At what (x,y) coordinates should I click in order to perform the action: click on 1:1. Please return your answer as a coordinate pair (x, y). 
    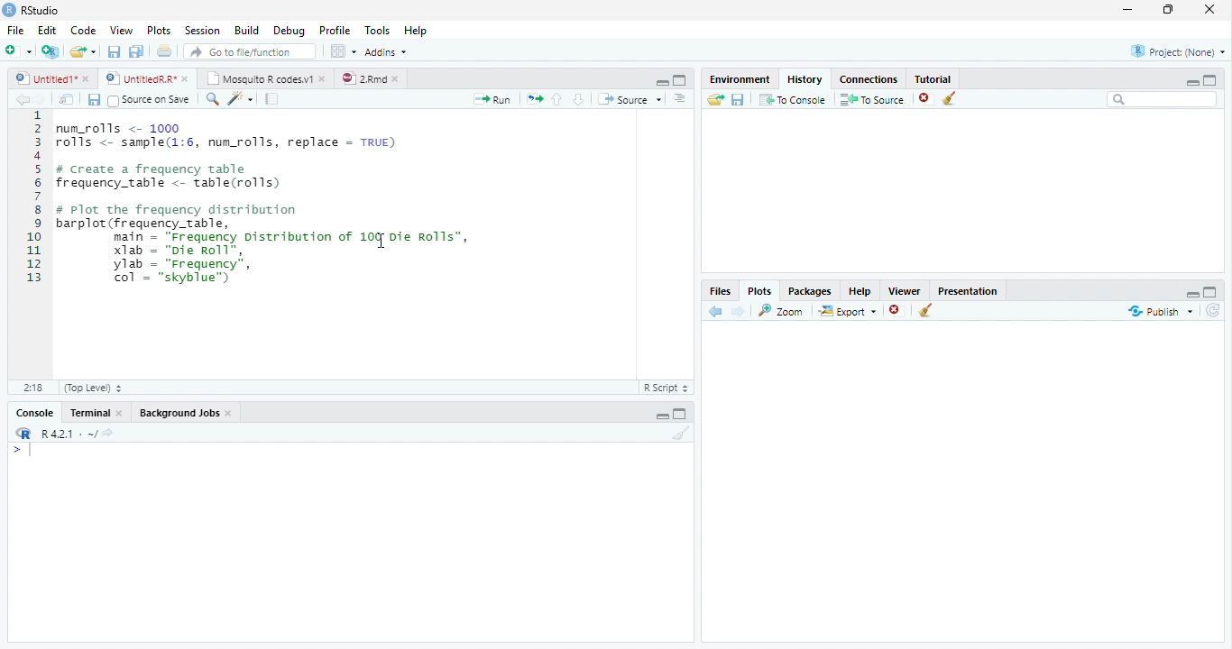
    Looking at the image, I should click on (32, 388).